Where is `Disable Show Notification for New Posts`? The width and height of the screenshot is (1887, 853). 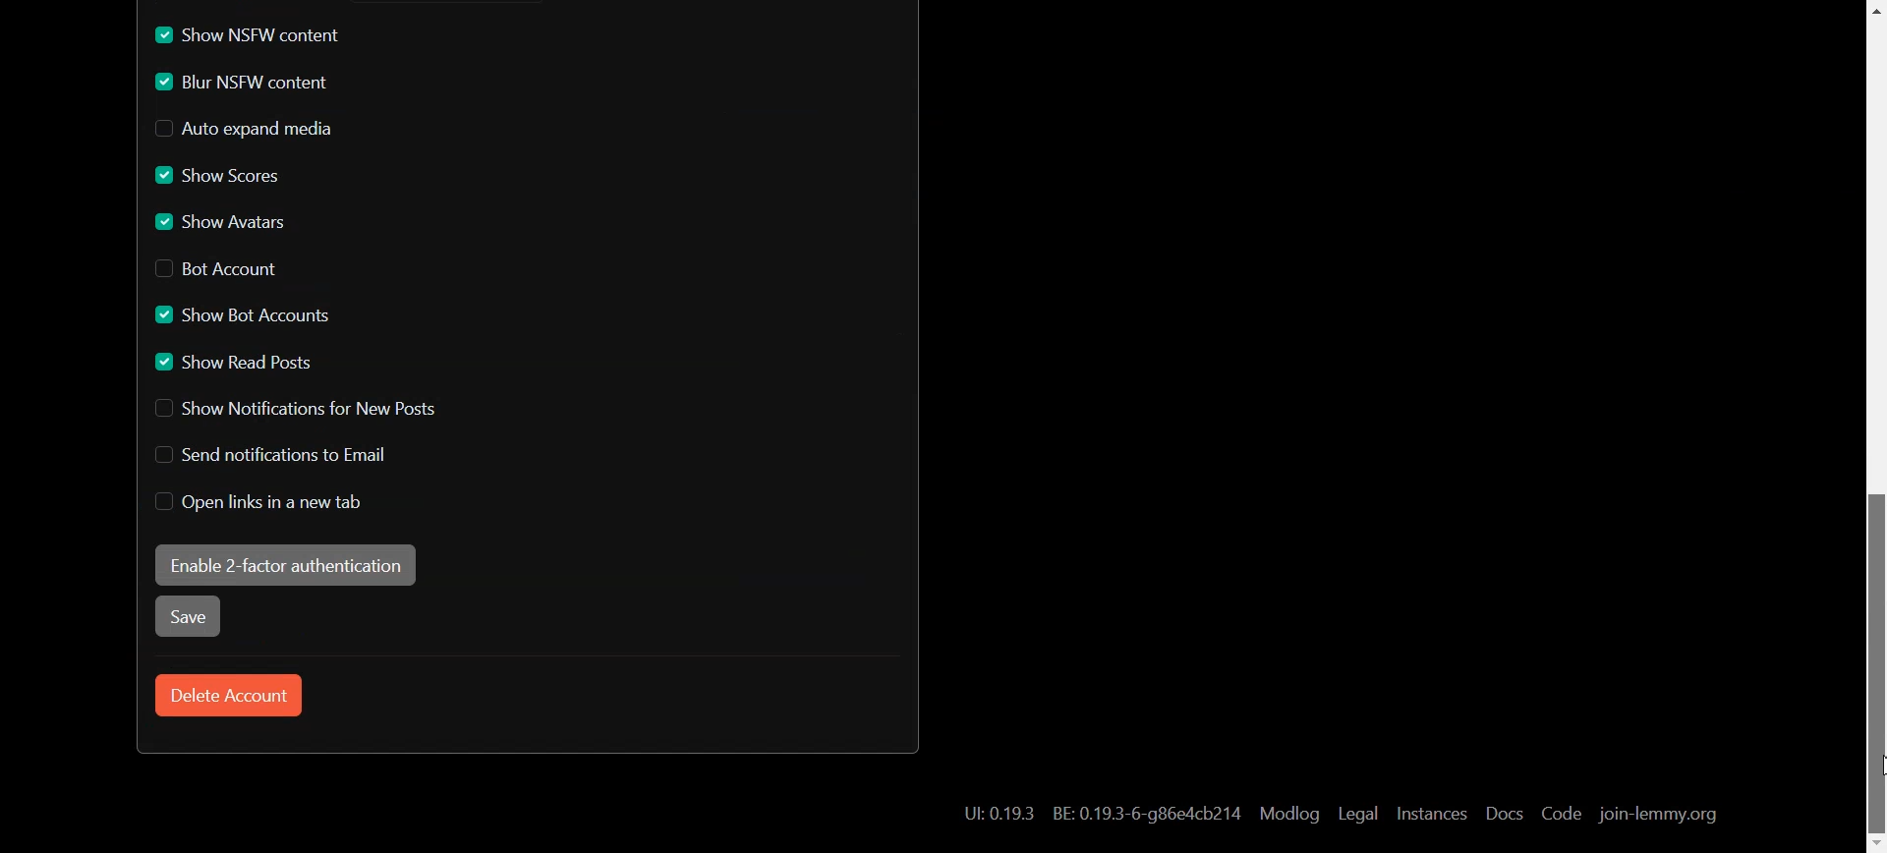
Disable Show Notification for New Posts is located at coordinates (298, 409).